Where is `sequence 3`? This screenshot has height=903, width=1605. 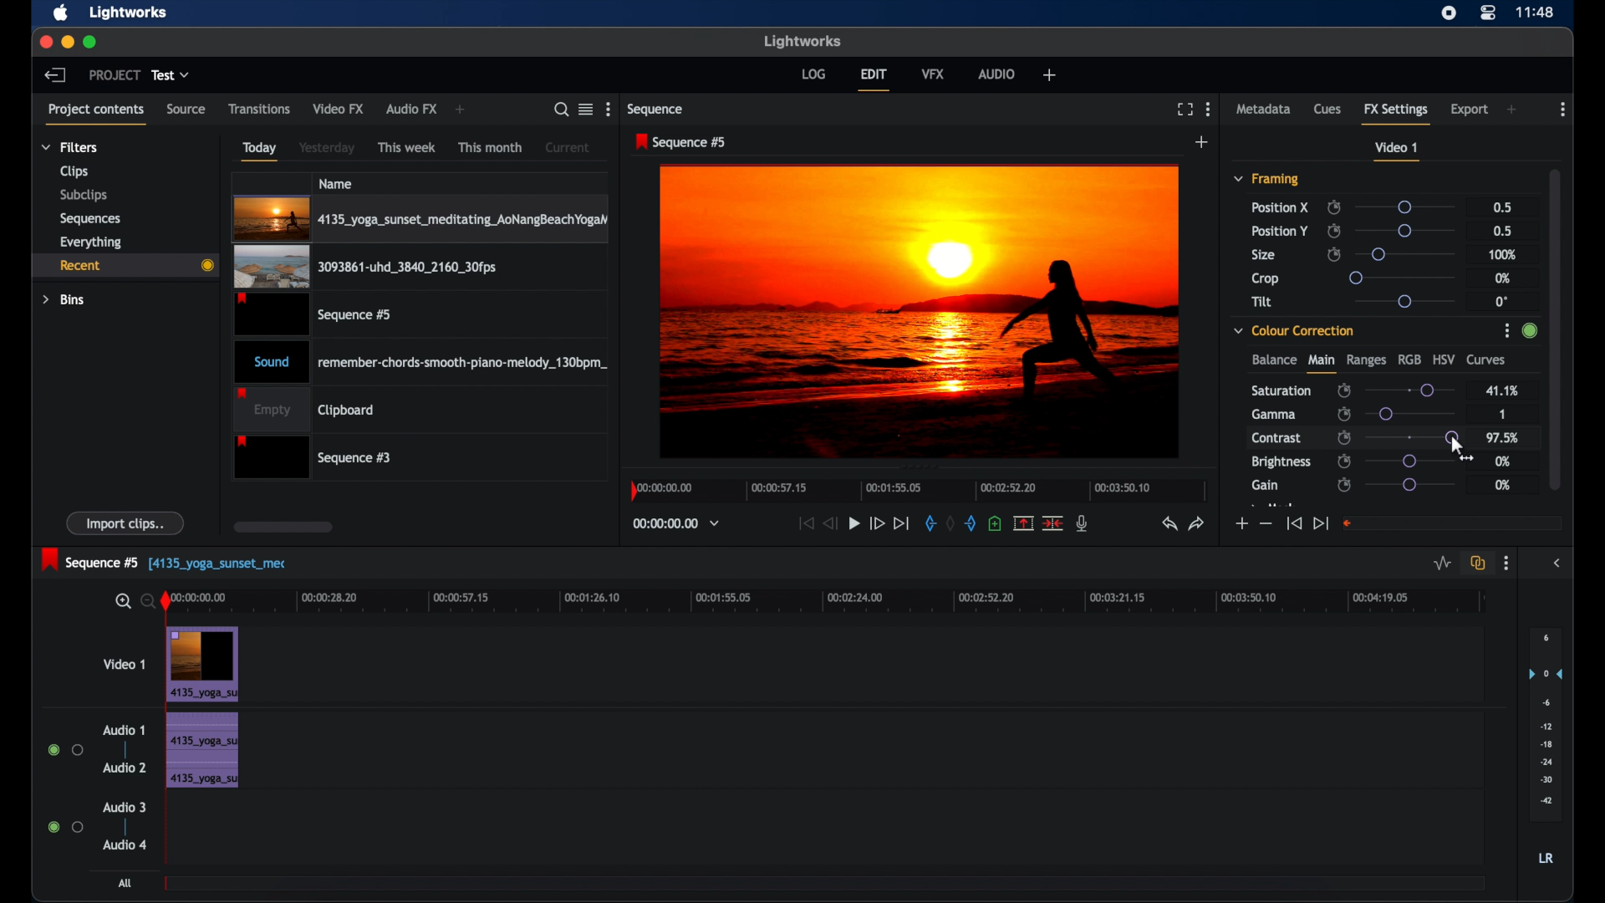 sequence 3 is located at coordinates (313, 457).